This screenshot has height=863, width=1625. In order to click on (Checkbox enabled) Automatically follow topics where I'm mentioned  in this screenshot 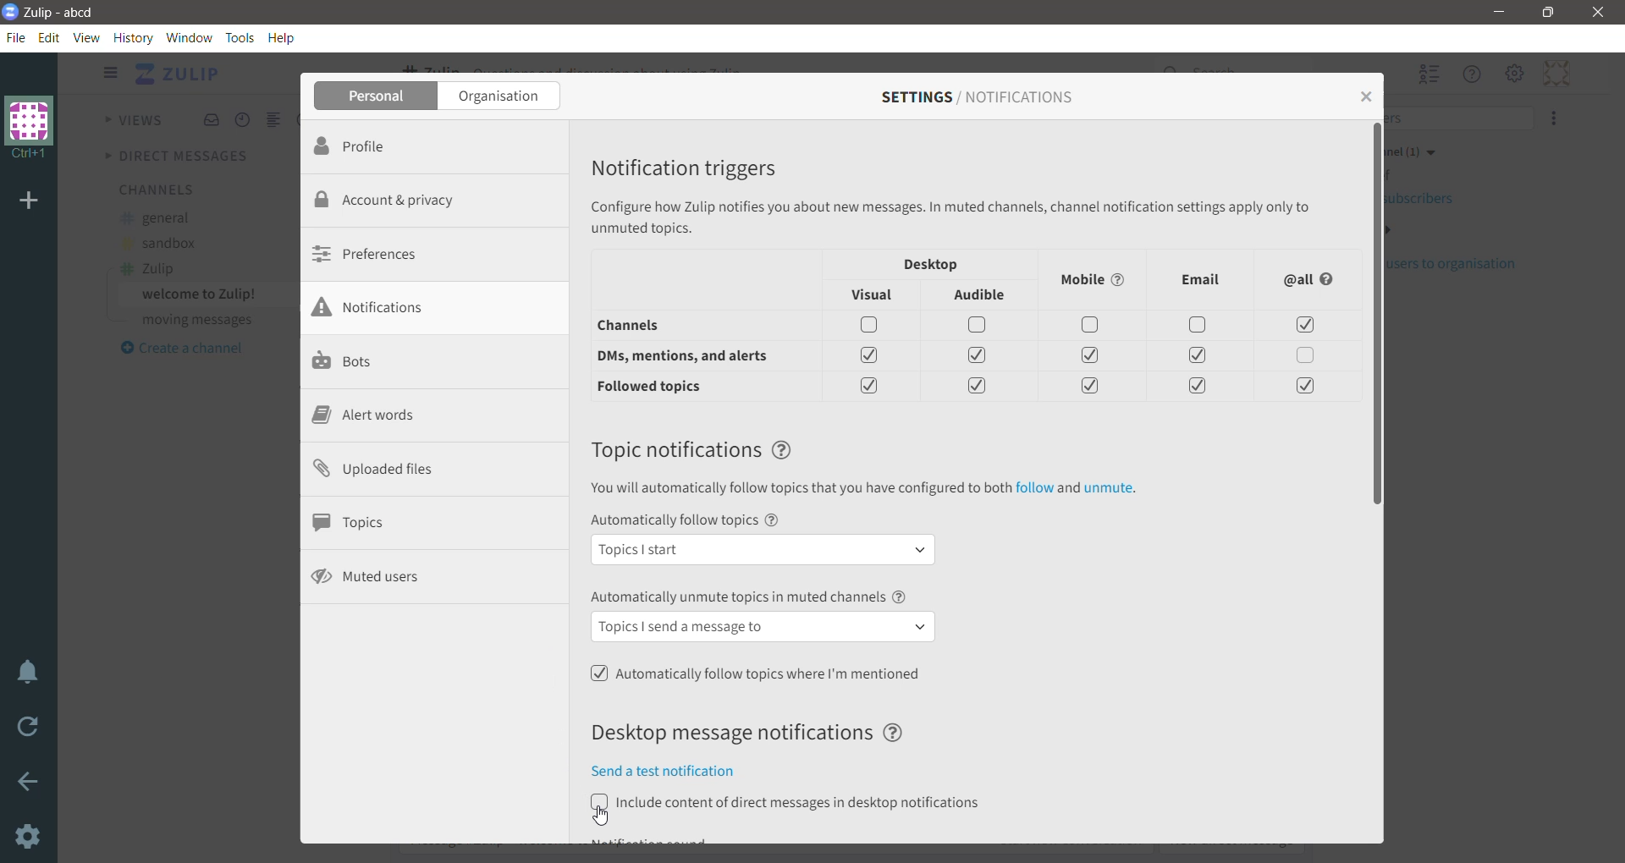, I will do `click(757, 673)`.